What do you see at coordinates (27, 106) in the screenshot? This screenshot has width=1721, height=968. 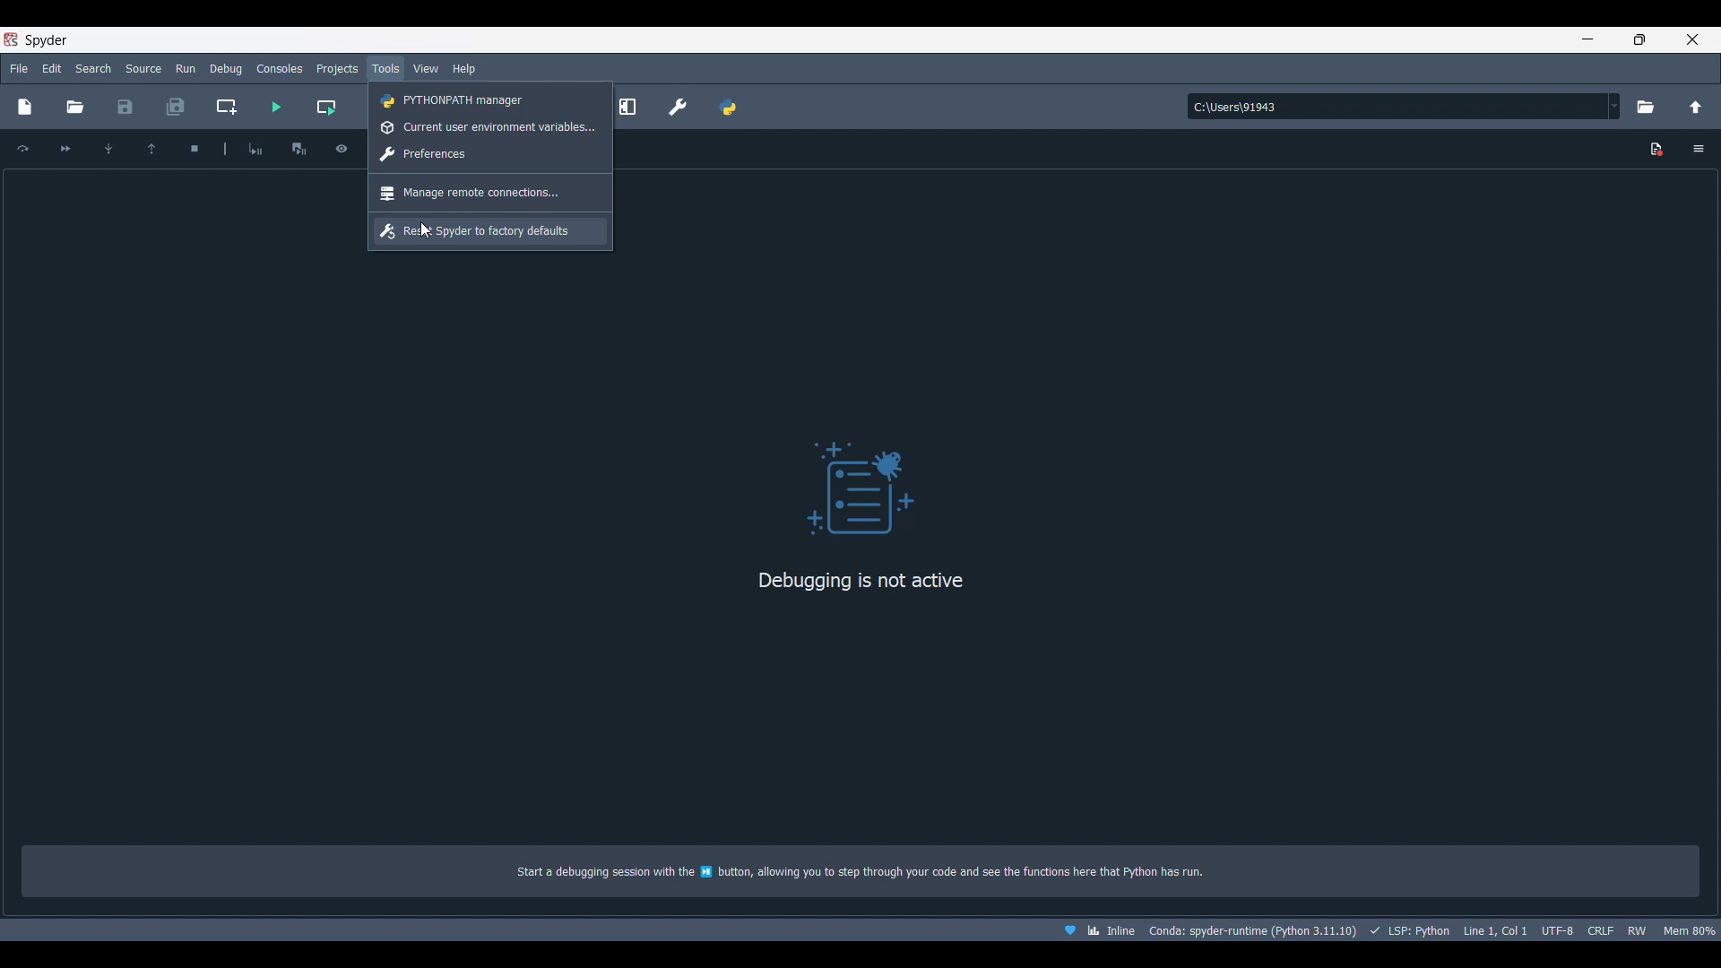 I see `New` at bounding box center [27, 106].